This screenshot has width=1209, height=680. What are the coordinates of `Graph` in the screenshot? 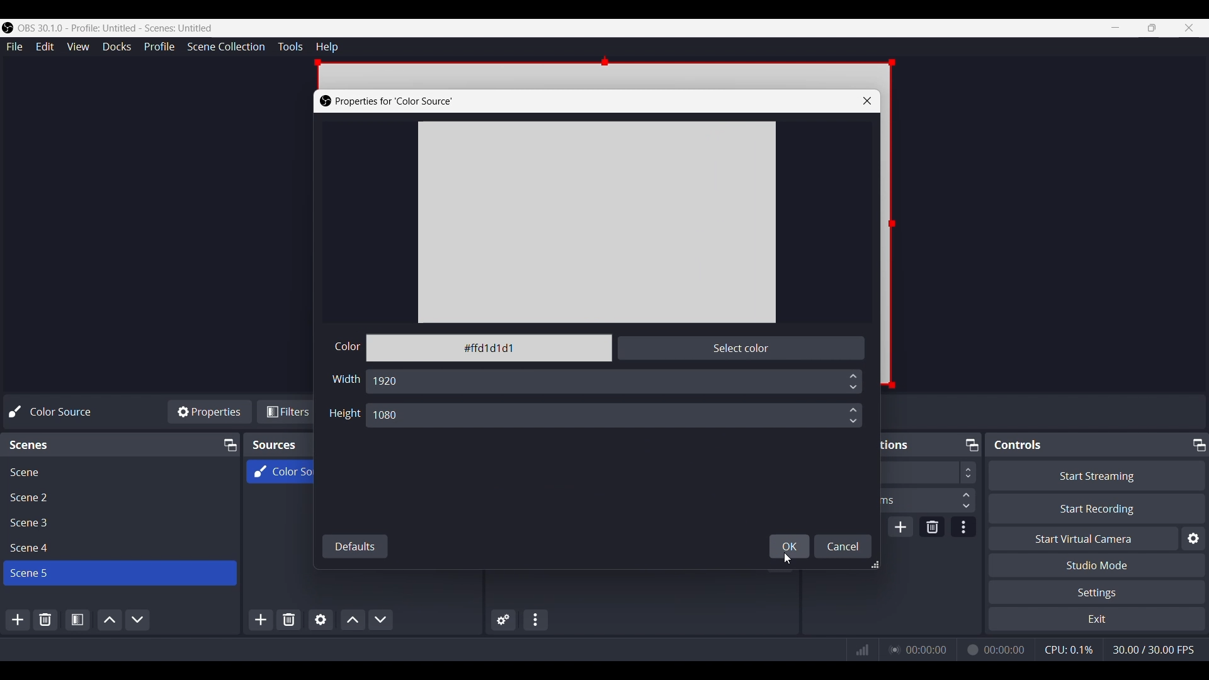 It's located at (861, 649).